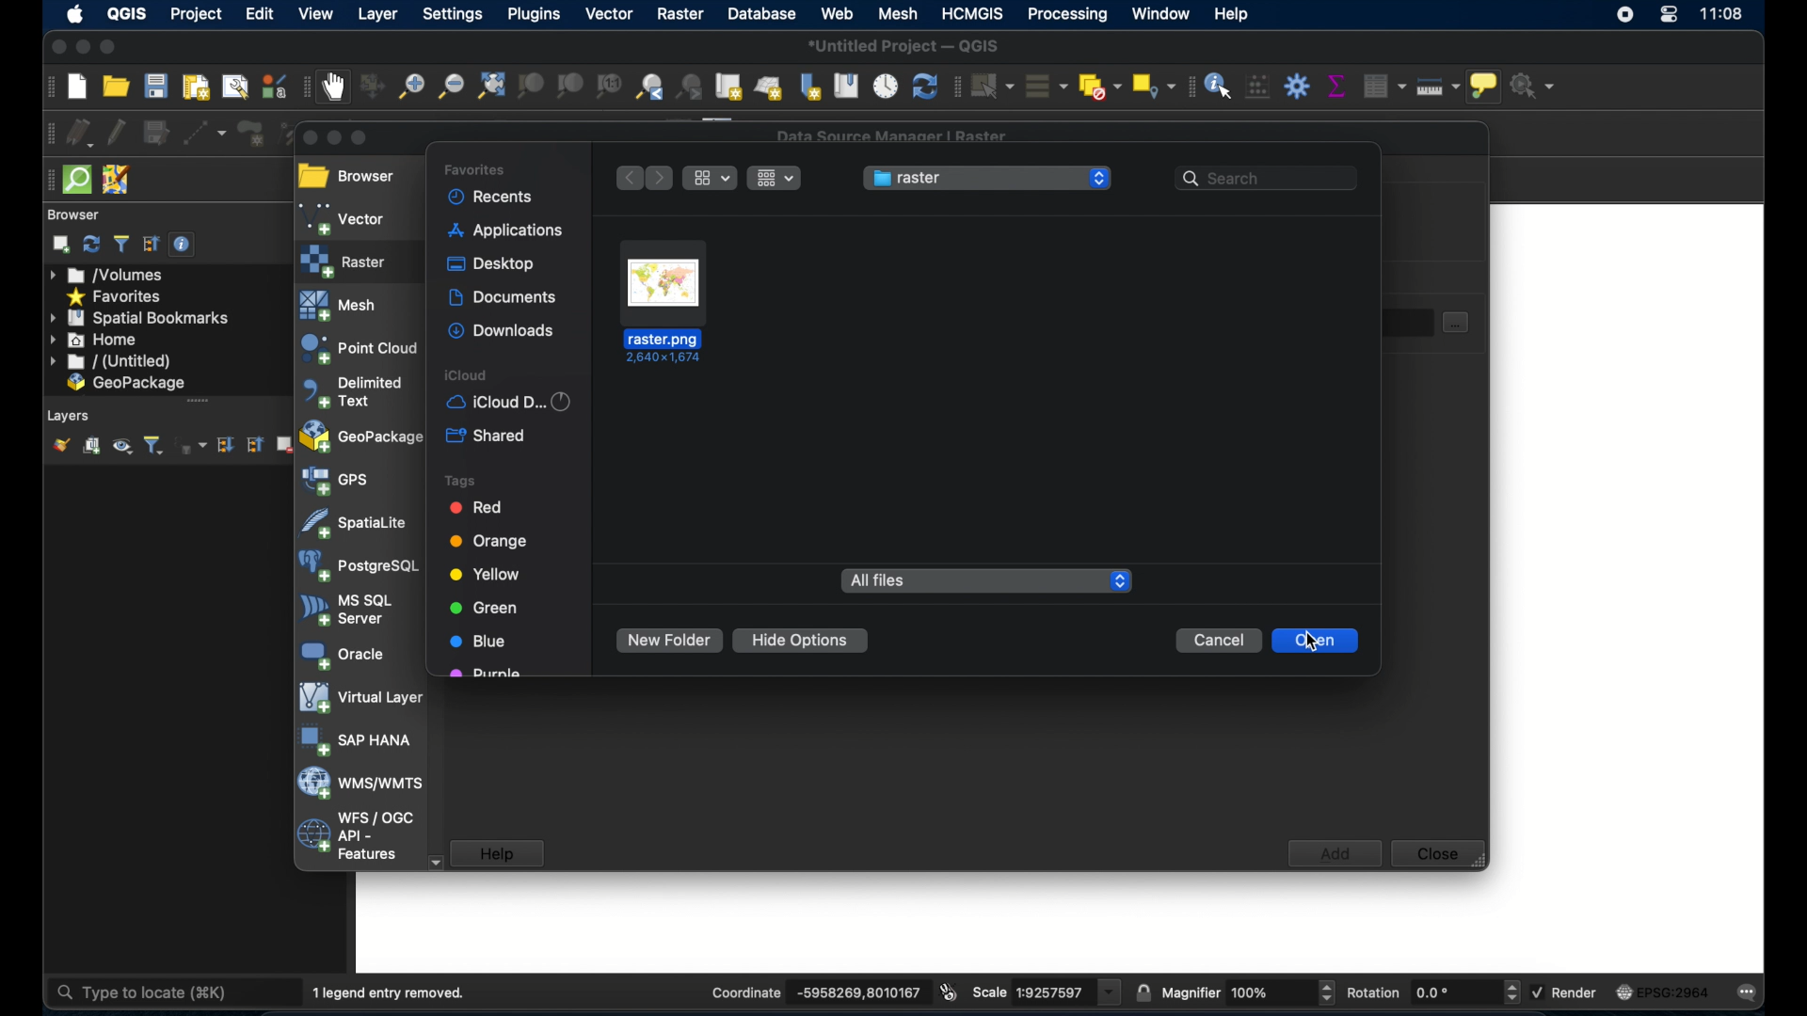  What do you see at coordinates (485, 435) in the screenshot?
I see `shared` at bounding box center [485, 435].